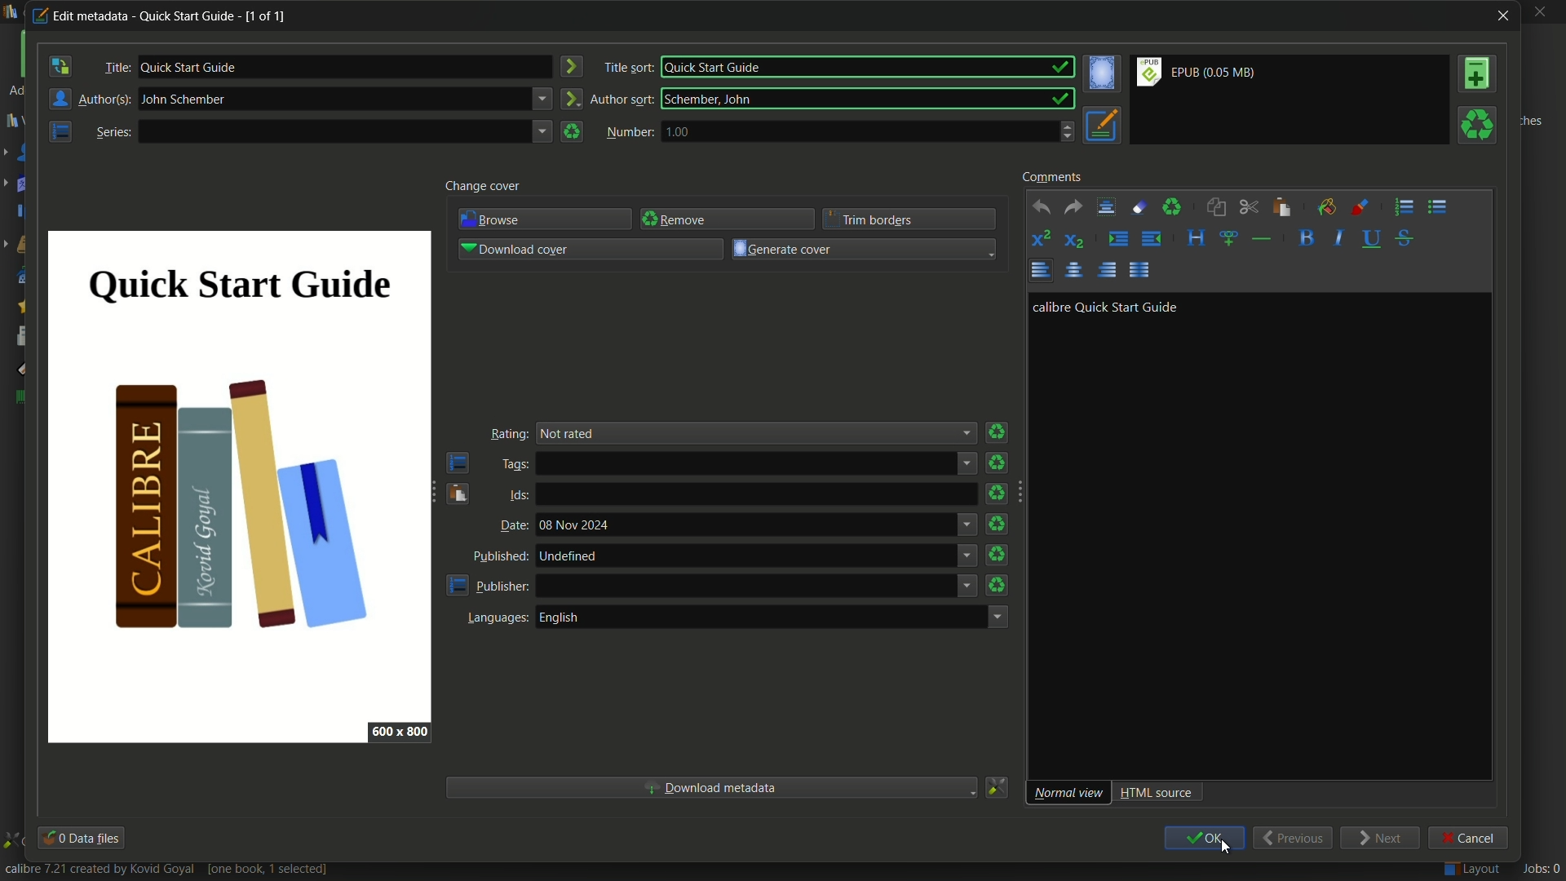 The image size is (1566, 881). Describe the element at coordinates (997, 494) in the screenshot. I see `remove` at that location.